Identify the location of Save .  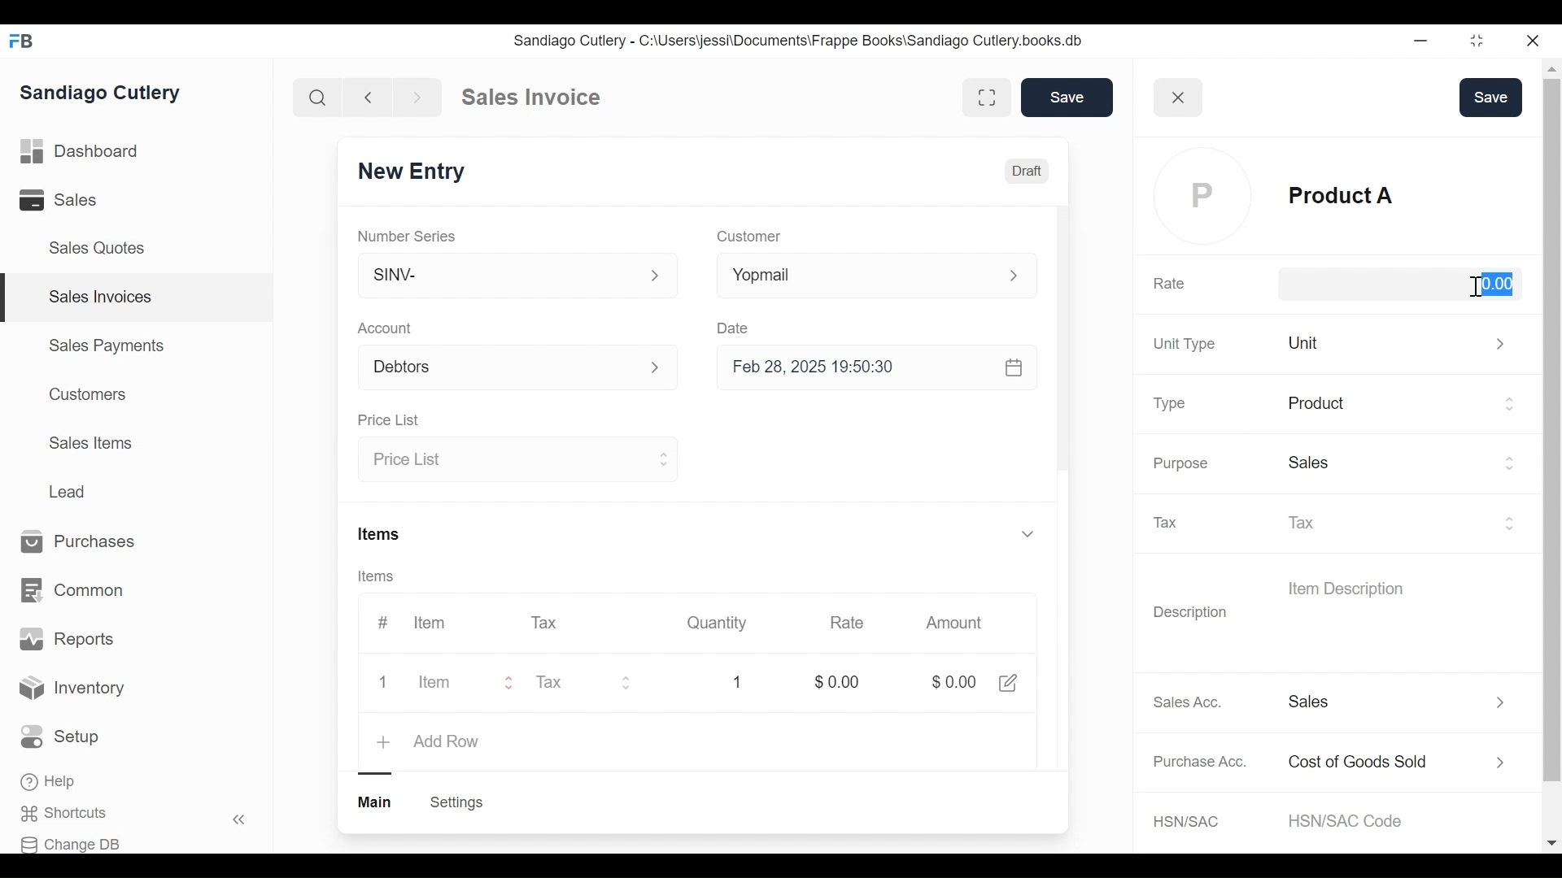
(1064, 97).